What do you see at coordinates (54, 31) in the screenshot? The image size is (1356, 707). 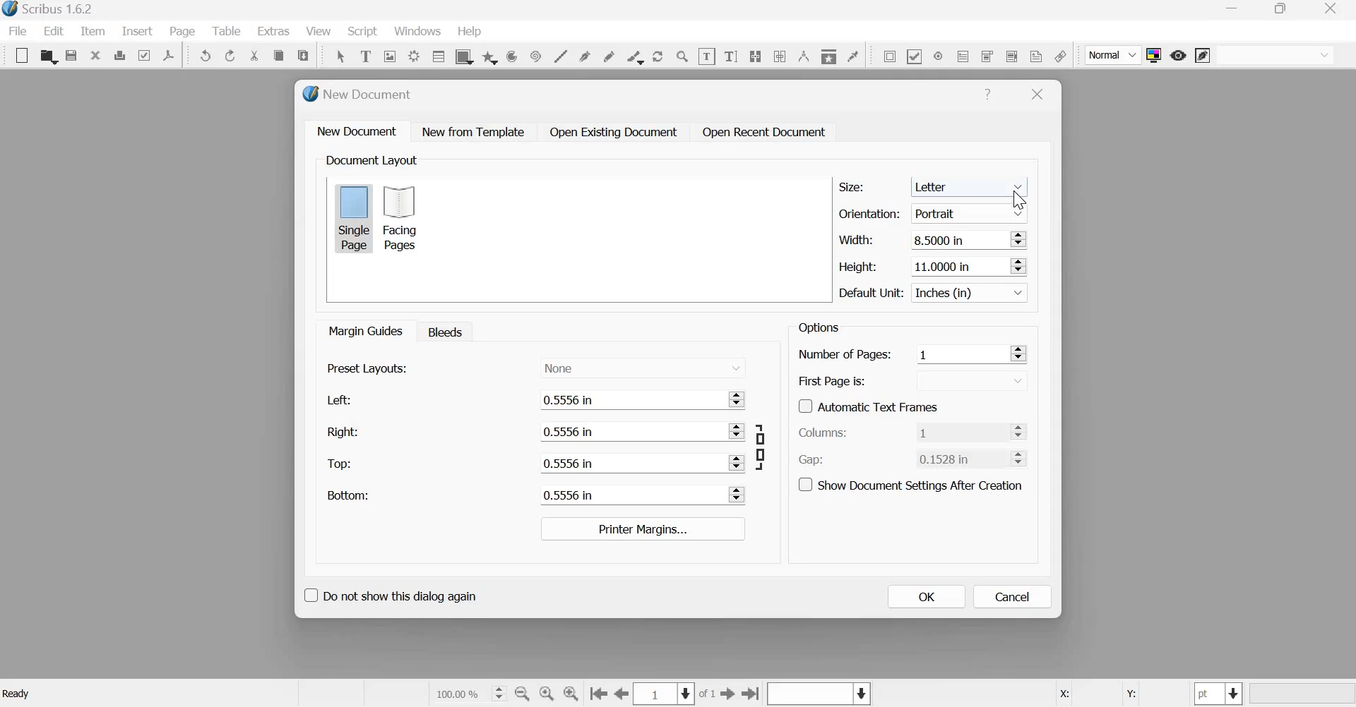 I see `Edit` at bounding box center [54, 31].